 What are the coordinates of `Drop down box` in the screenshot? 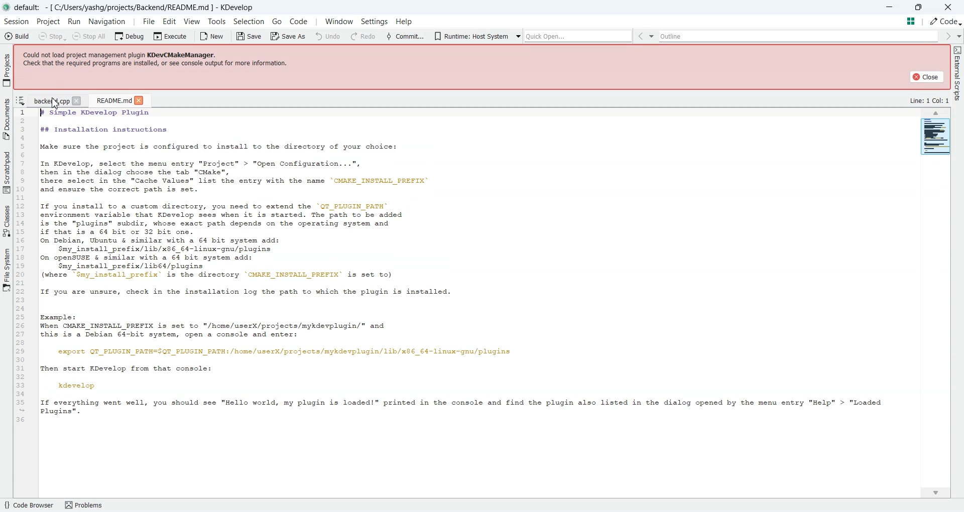 It's located at (833, 36).